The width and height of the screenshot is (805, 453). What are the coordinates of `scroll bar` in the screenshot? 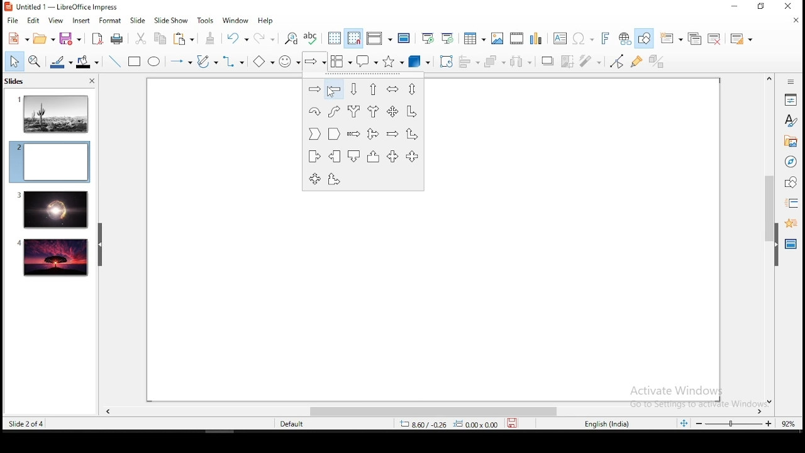 It's located at (767, 239).